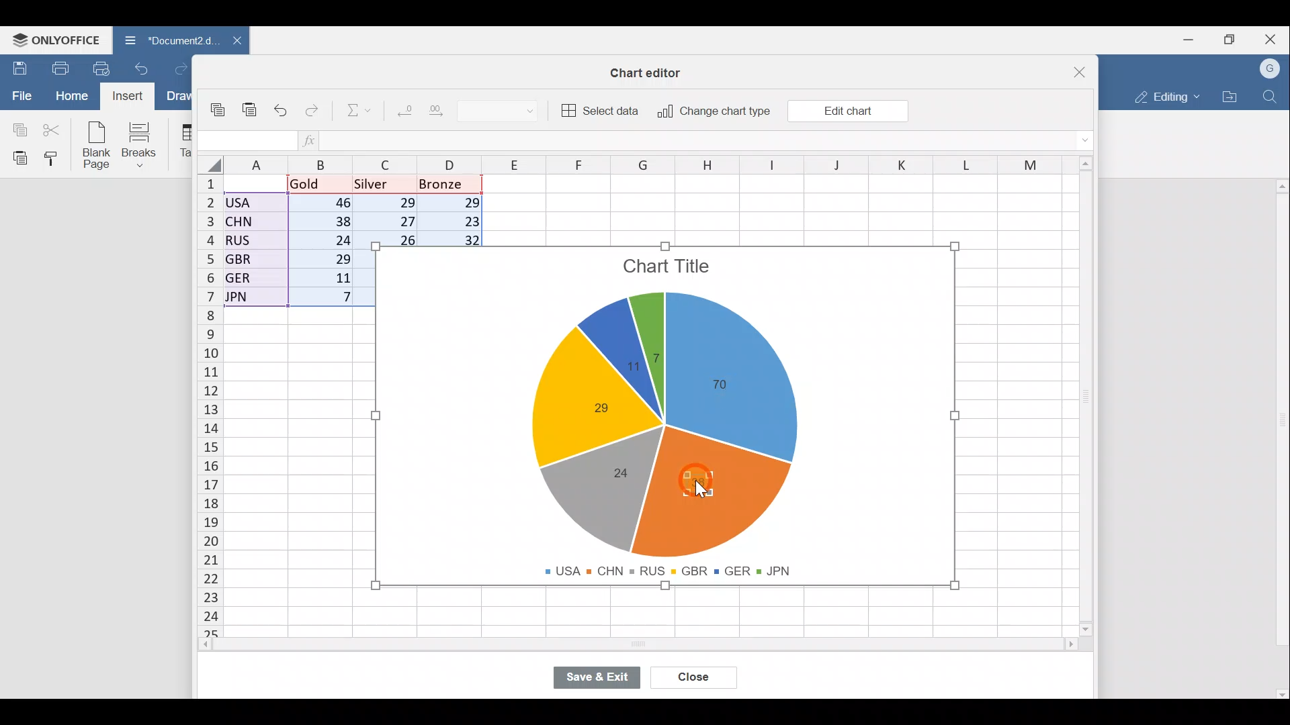 This screenshot has width=1290, height=725. Describe the element at coordinates (439, 109) in the screenshot. I see `Increase decimal` at that location.